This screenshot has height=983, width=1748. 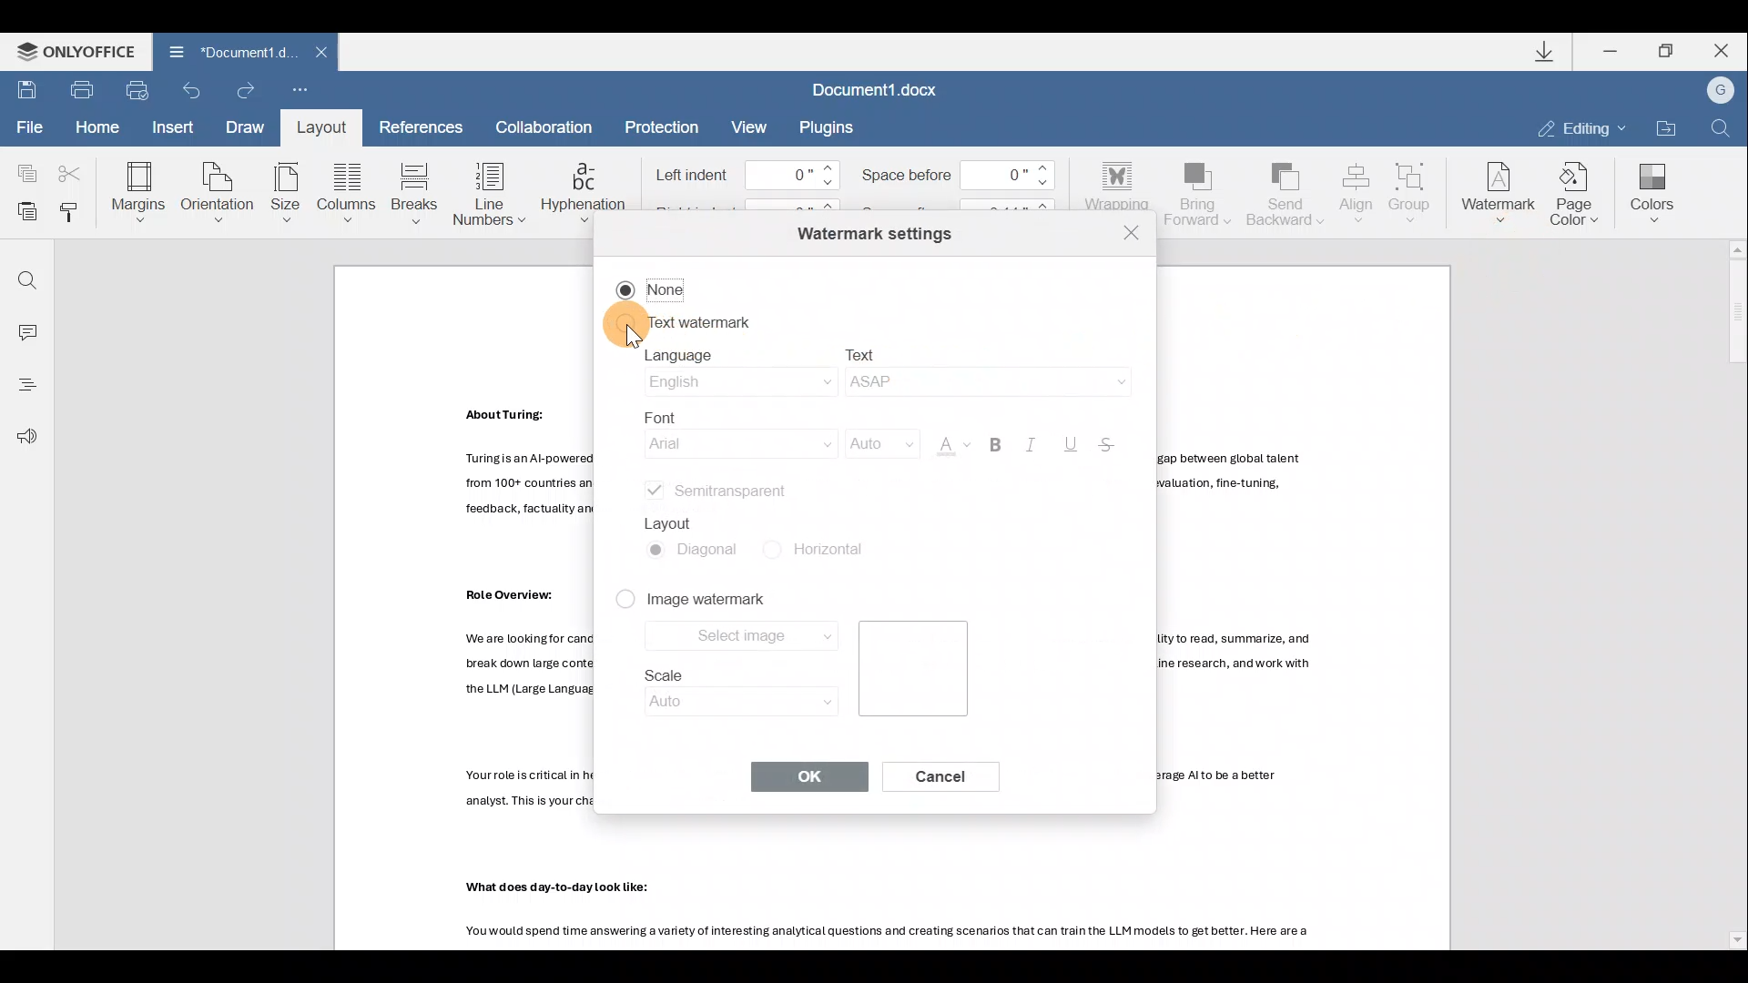 What do you see at coordinates (286, 191) in the screenshot?
I see `Size` at bounding box center [286, 191].